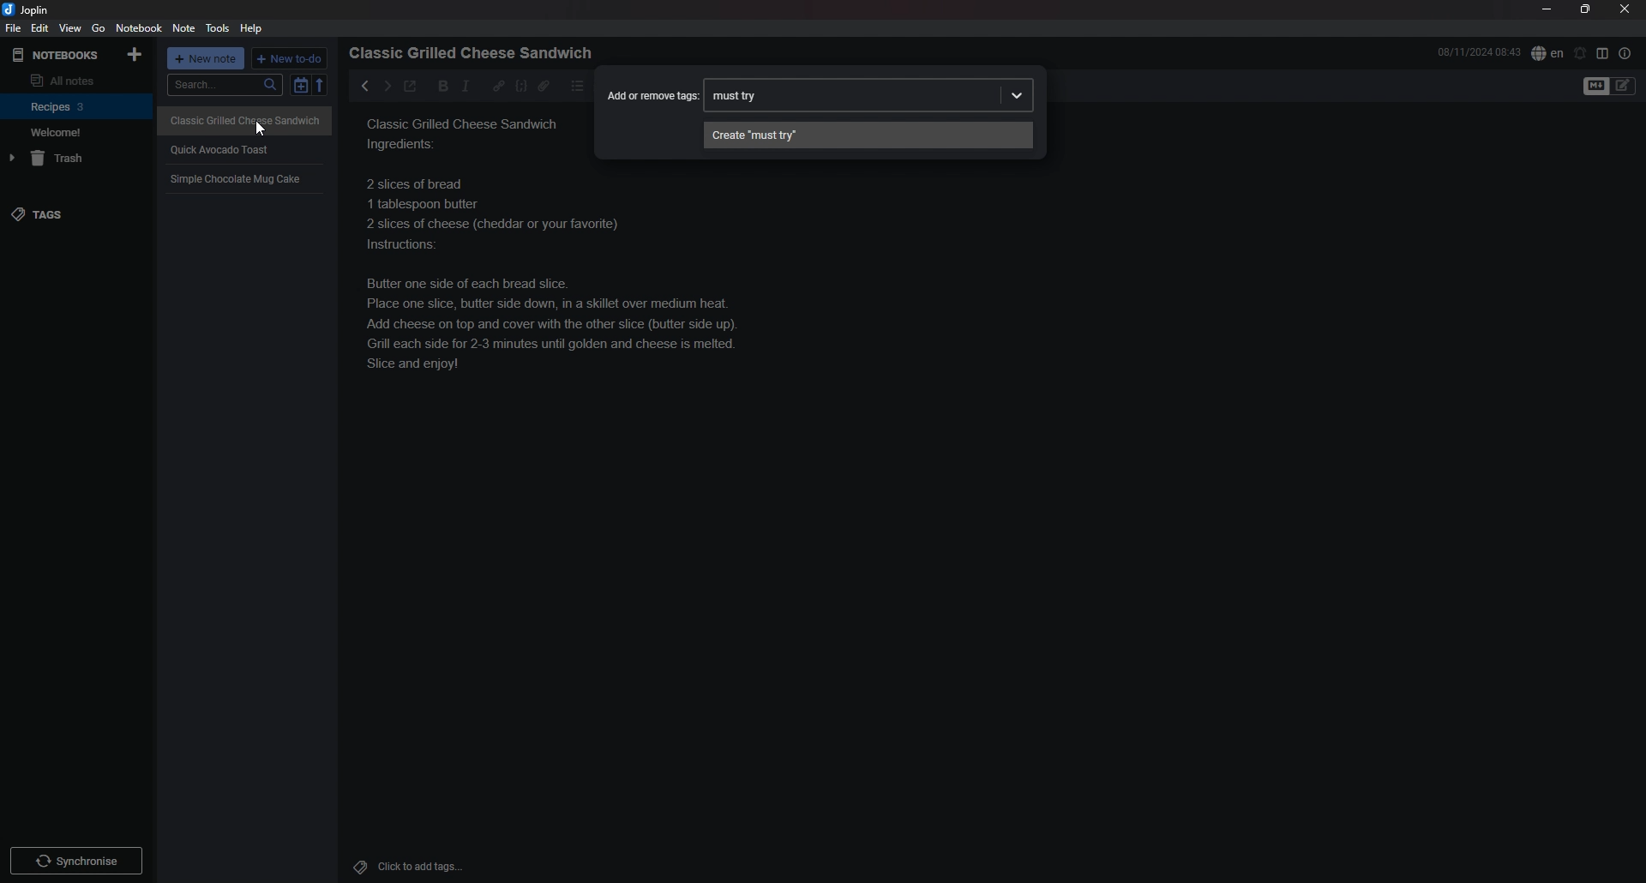  Describe the element at coordinates (136, 53) in the screenshot. I see `add notebook` at that location.